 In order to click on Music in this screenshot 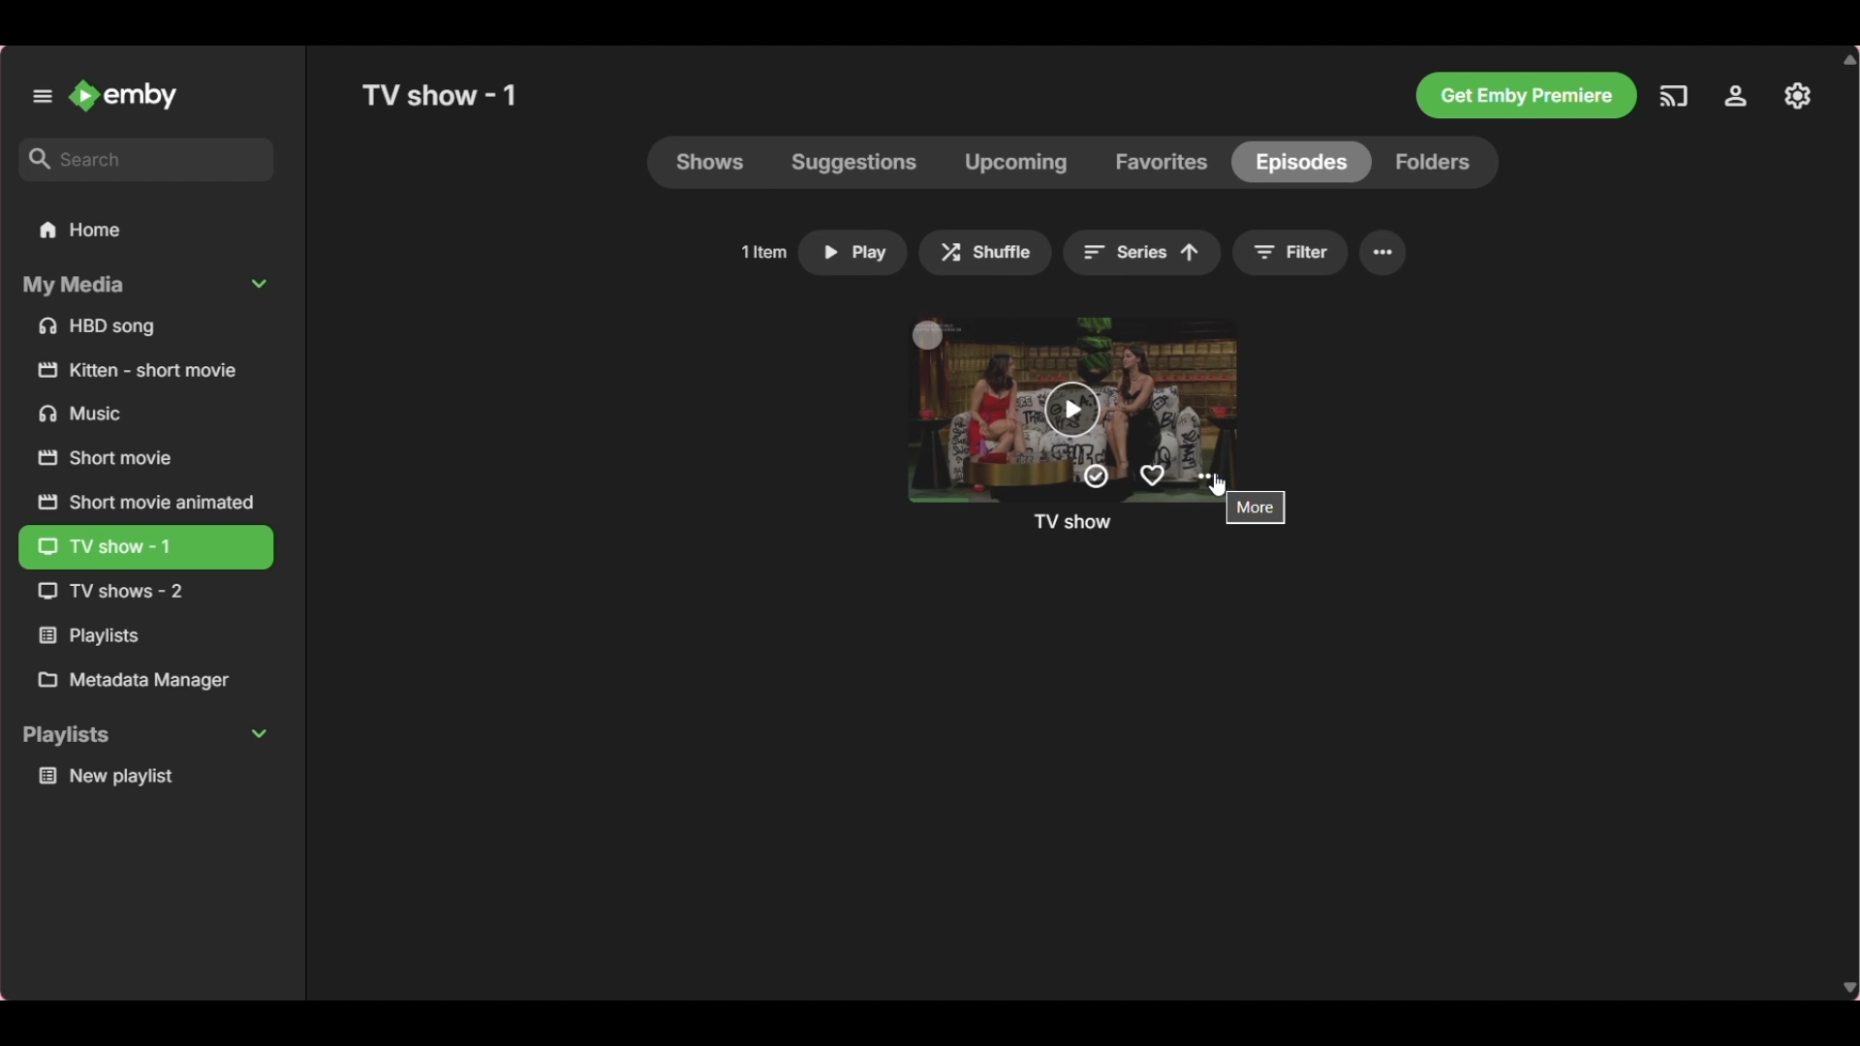, I will do `click(147, 413)`.